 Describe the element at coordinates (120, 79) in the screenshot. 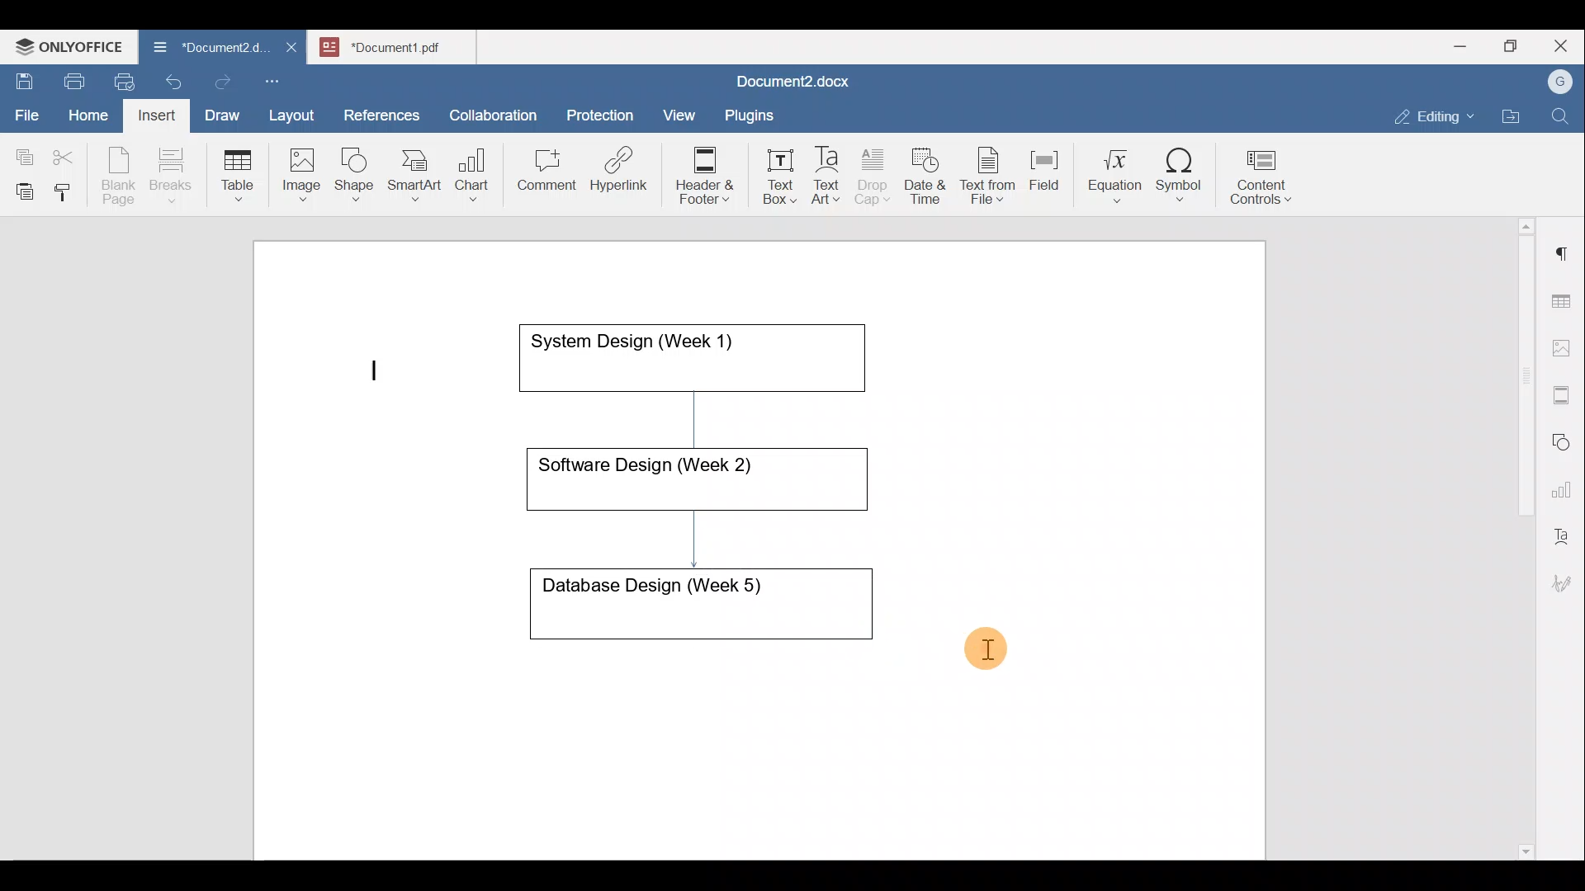

I see `Quick print` at that location.